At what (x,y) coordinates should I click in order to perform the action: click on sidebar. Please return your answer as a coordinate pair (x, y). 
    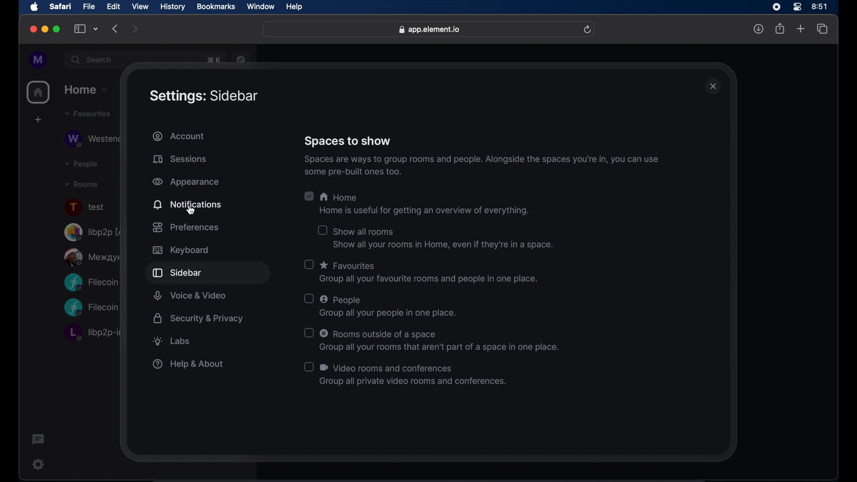
    Looking at the image, I should click on (208, 273).